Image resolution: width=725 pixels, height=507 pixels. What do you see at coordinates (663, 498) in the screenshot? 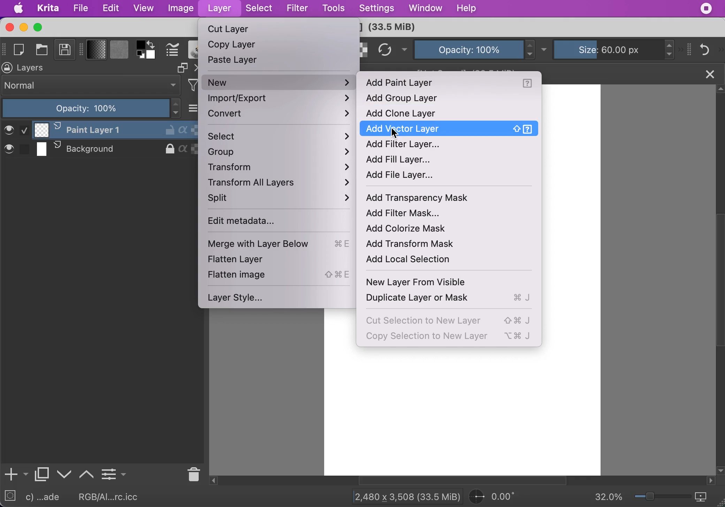
I see `zoom` at bounding box center [663, 498].